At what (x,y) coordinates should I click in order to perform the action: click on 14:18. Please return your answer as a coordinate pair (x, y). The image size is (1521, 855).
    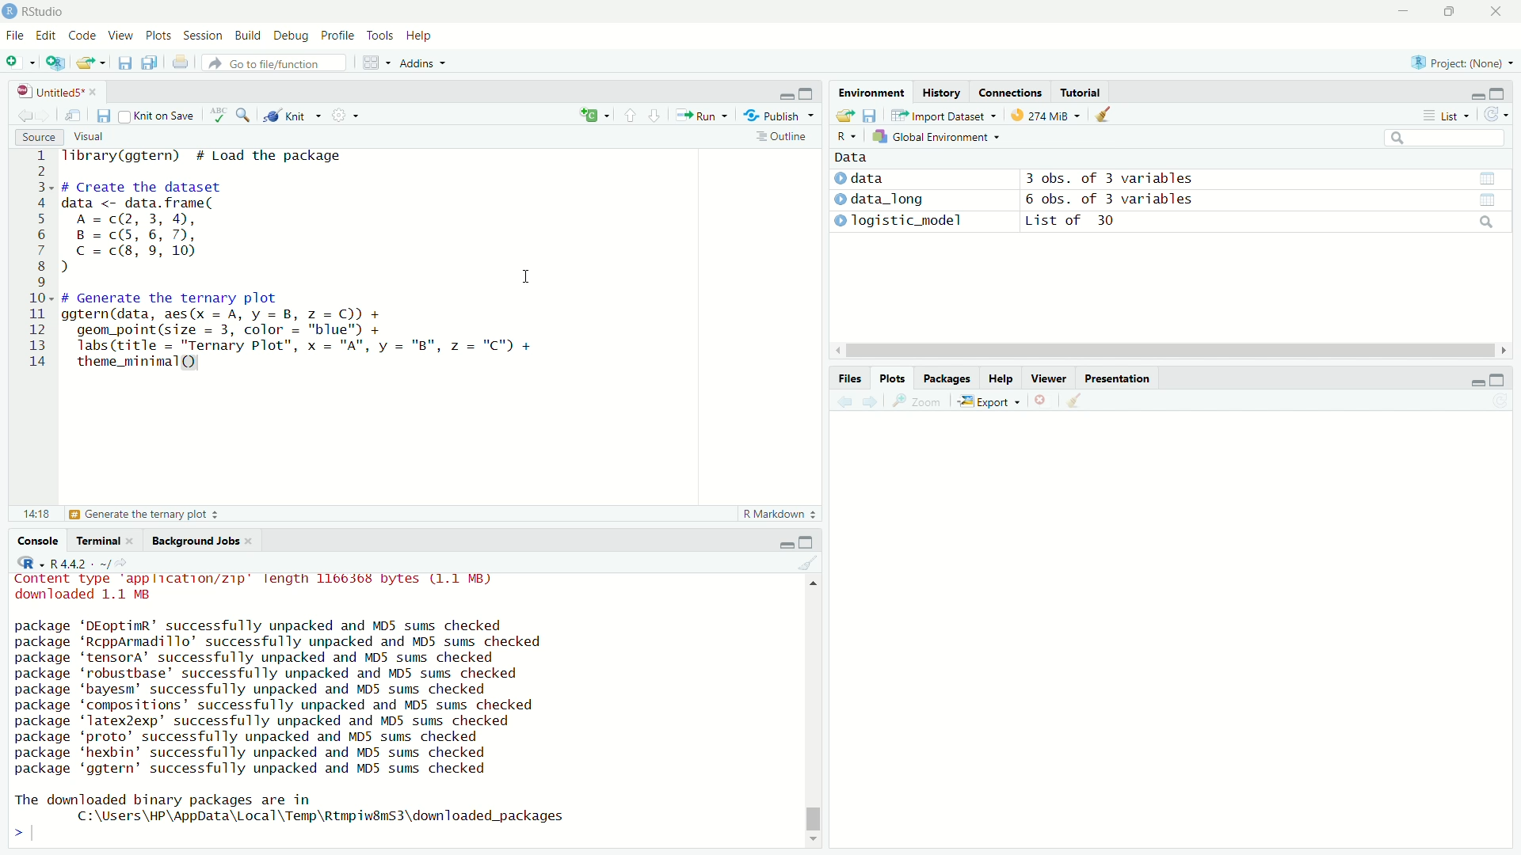
    Looking at the image, I should click on (35, 512).